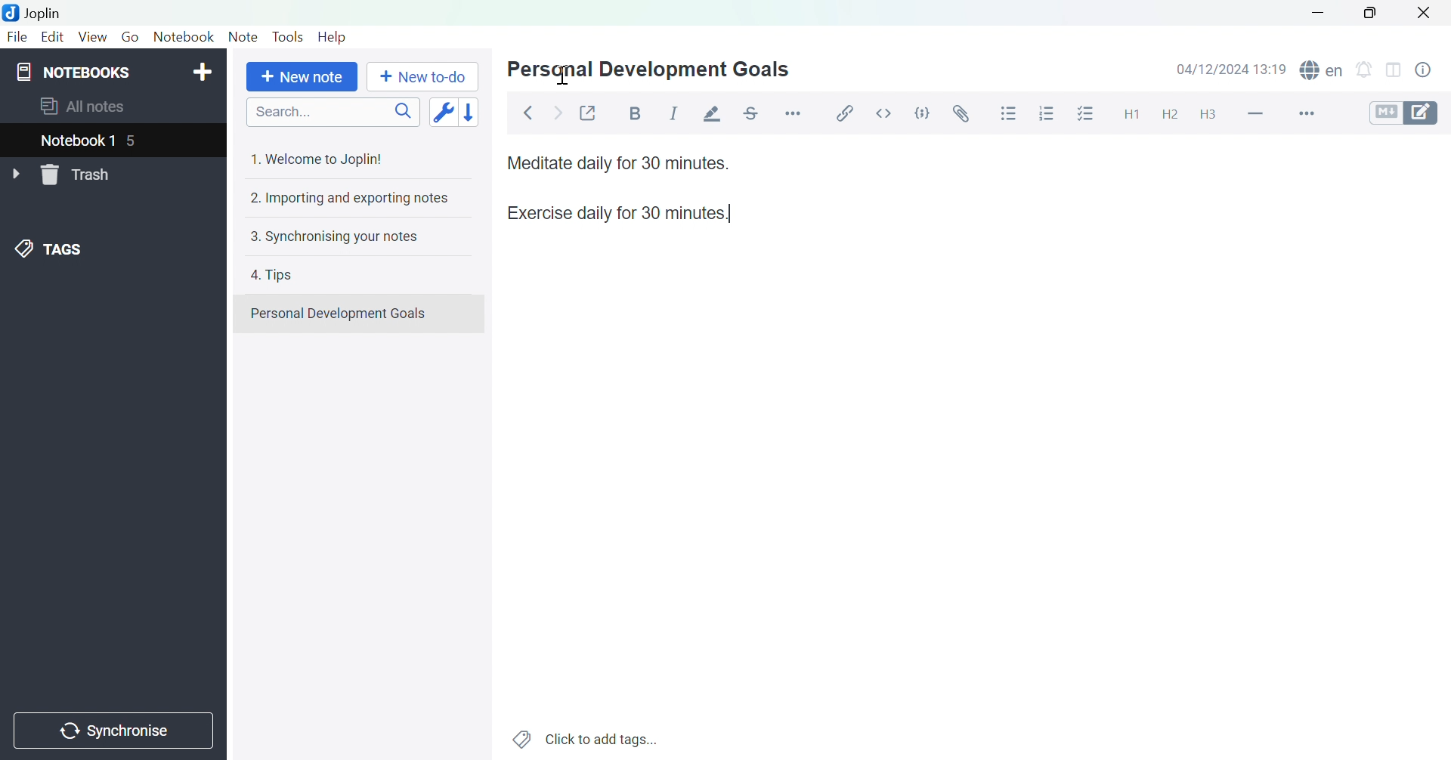 Image resolution: width=1451 pixels, height=760 pixels. Describe the element at coordinates (556, 111) in the screenshot. I see `Forward` at that location.